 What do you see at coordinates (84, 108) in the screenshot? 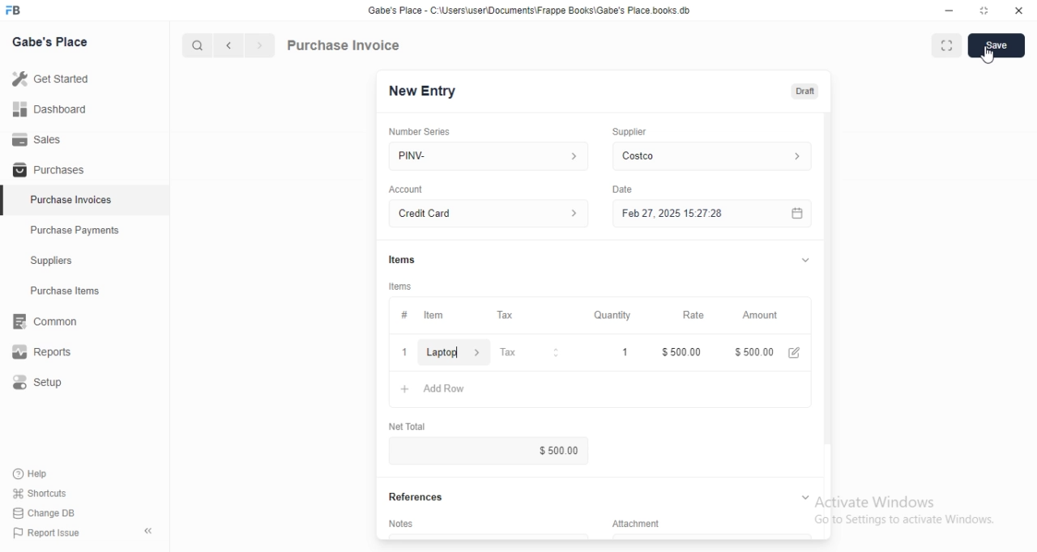
I see `Dashboard` at bounding box center [84, 108].